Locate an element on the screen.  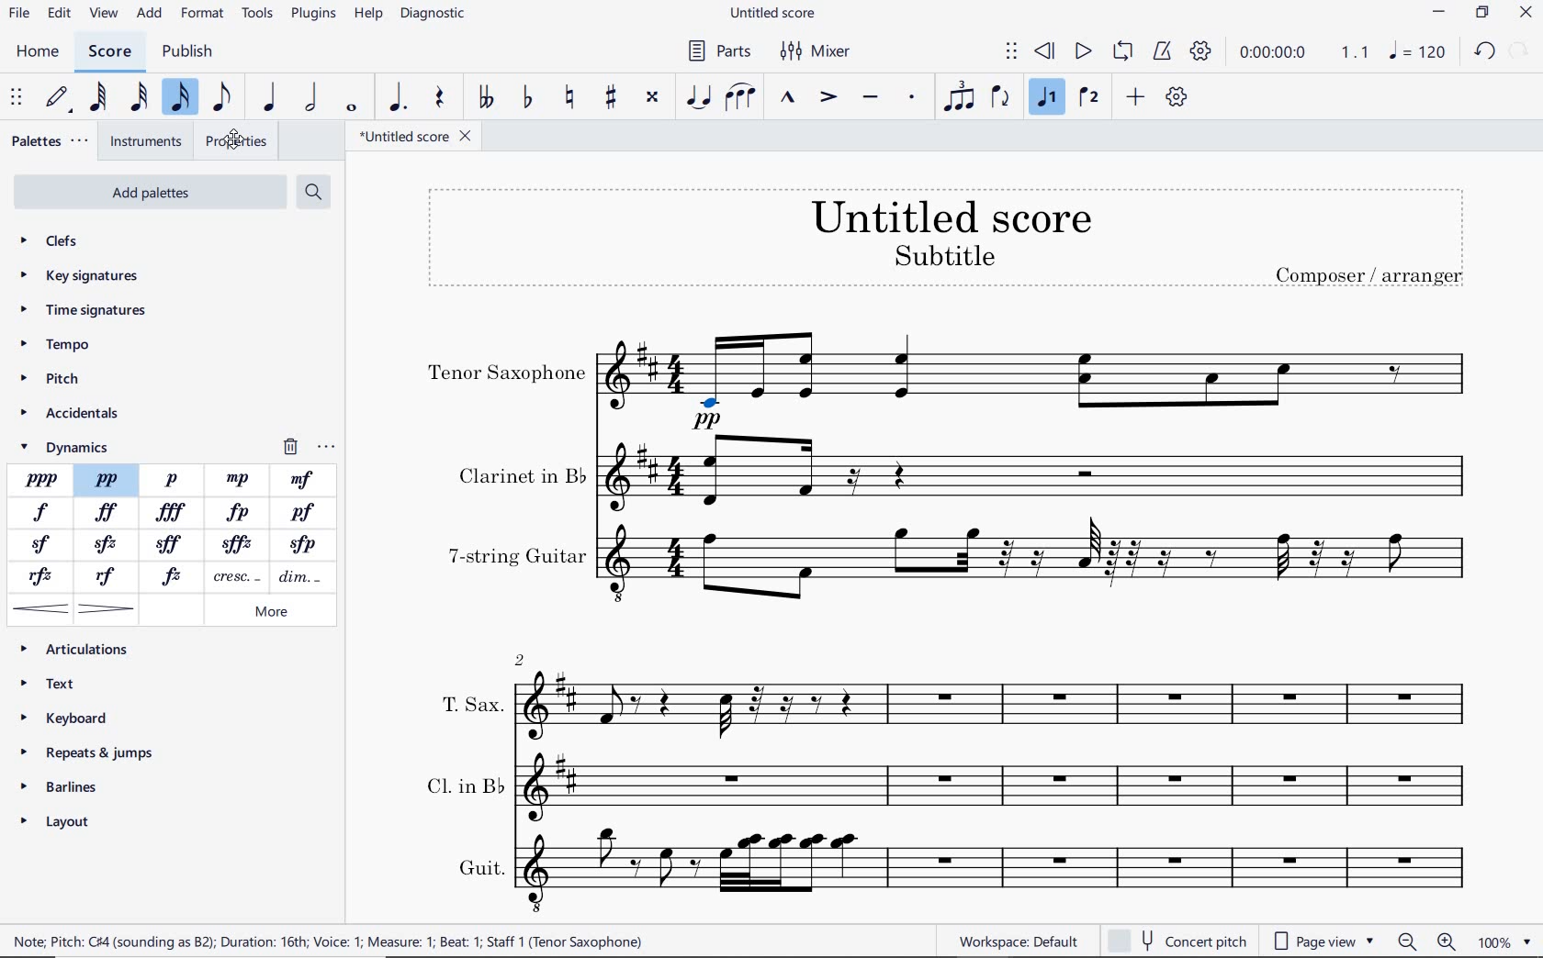
TOGGLE SHARP is located at coordinates (609, 97).